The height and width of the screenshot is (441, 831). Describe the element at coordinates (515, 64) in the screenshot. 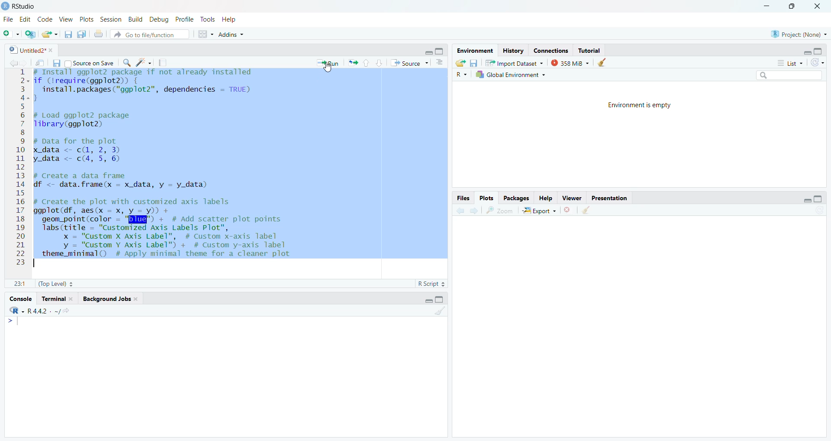

I see `Import Dataset ~` at that location.